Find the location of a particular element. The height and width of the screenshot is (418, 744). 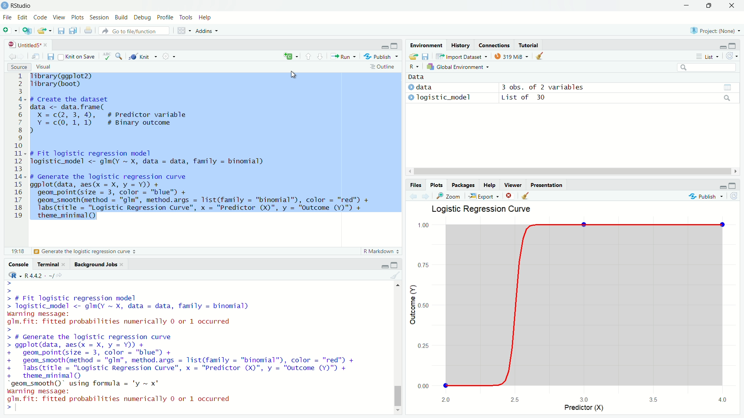

Go forward to next source location is located at coordinates (22, 57).